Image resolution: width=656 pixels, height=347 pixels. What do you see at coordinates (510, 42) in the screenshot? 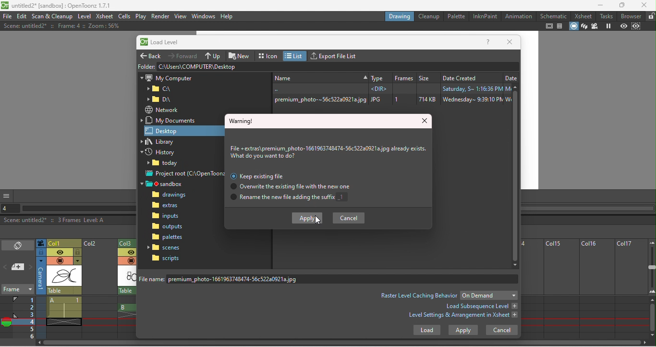
I see `Close` at bounding box center [510, 42].